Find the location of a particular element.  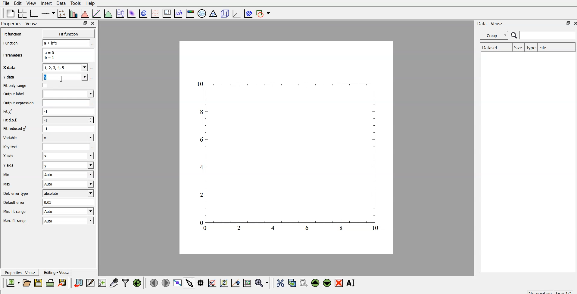

open a new document is located at coordinates (27, 284).